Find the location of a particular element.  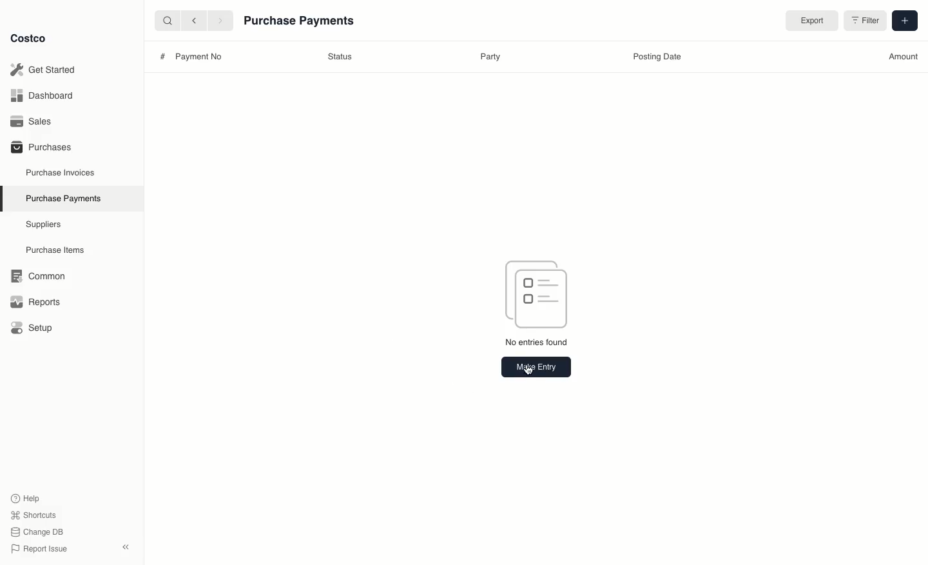

Filter is located at coordinates (864, 23).